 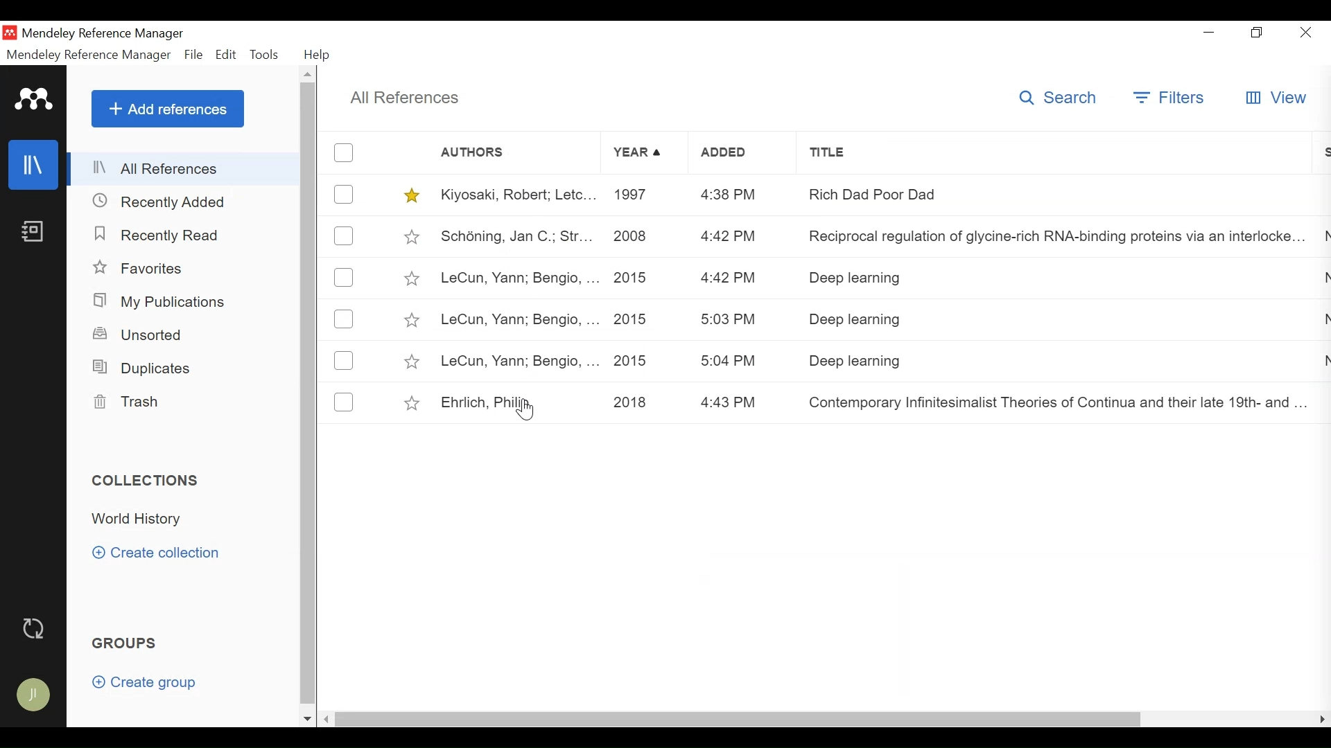 What do you see at coordinates (410, 321) in the screenshot?
I see `(un)select favorite` at bounding box center [410, 321].